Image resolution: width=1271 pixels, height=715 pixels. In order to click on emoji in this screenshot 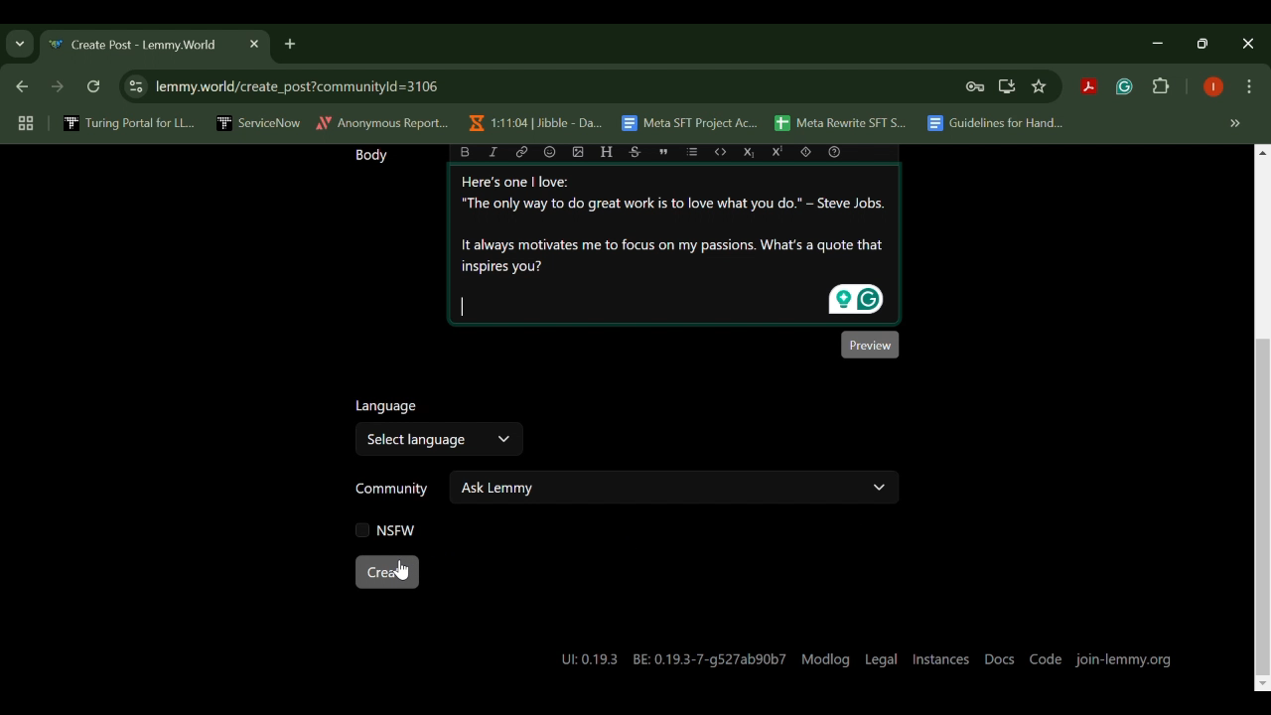, I will do `click(550, 151)`.